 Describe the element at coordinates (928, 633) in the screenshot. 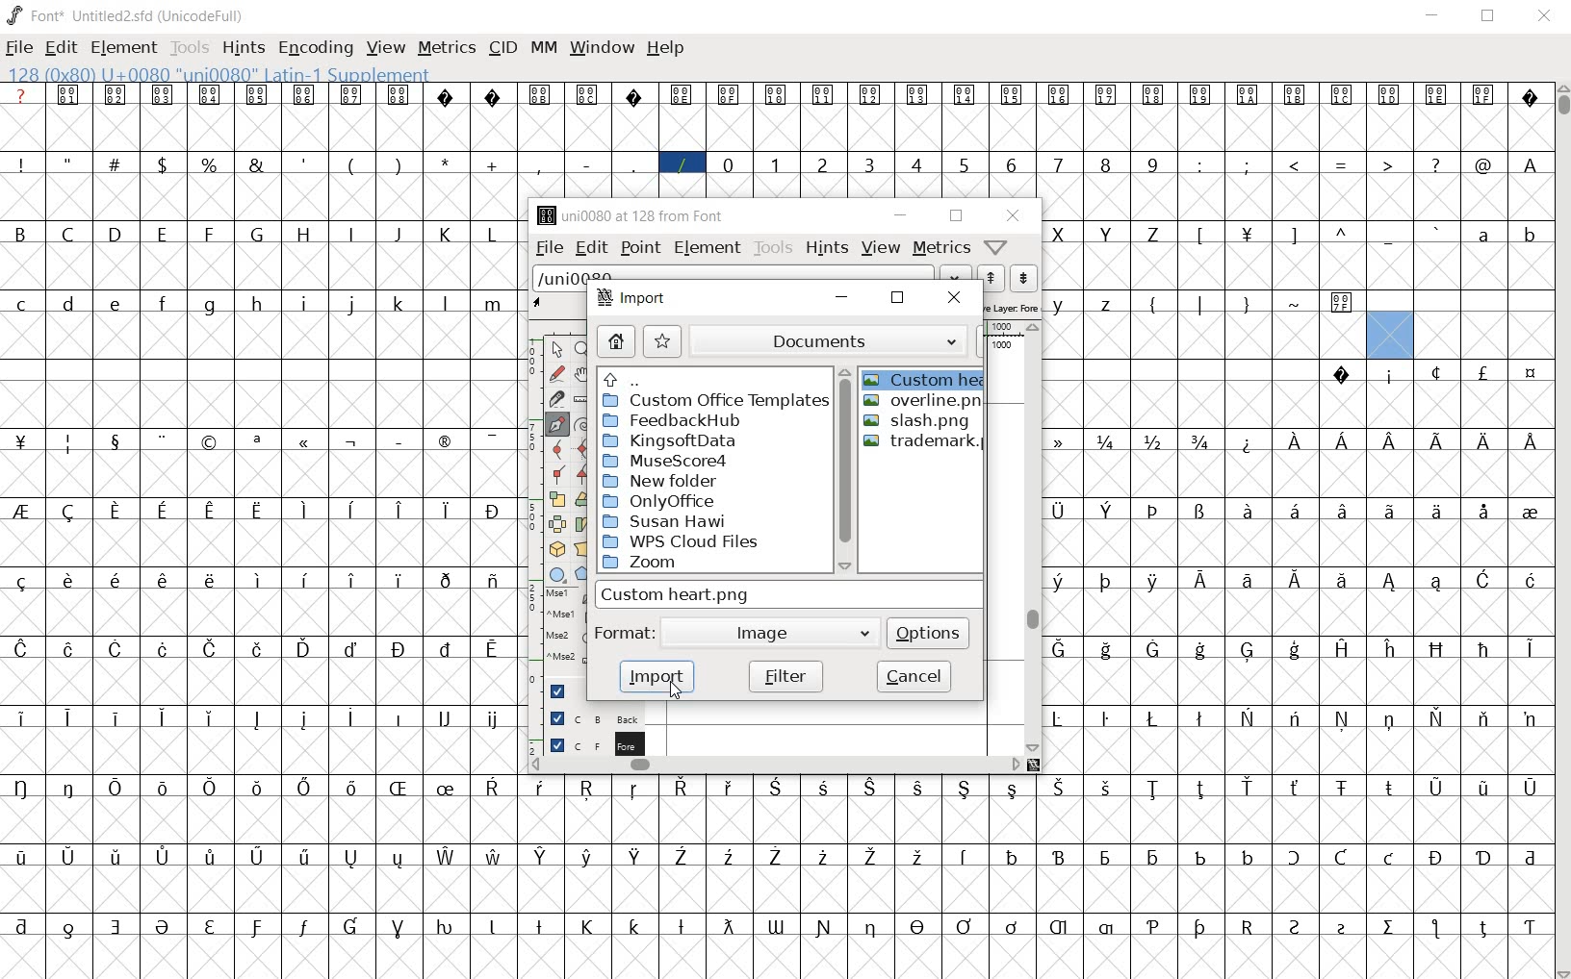

I see `options` at that location.